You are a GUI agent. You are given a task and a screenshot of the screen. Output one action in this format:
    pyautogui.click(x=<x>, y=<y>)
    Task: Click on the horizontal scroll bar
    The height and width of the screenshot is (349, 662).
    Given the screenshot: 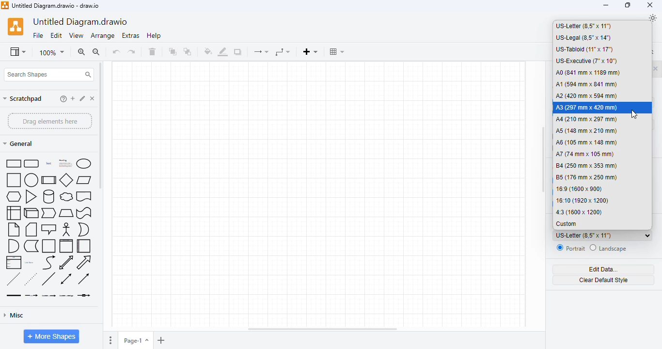 What is the action you would take?
    pyautogui.click(x=323, y=329)
    